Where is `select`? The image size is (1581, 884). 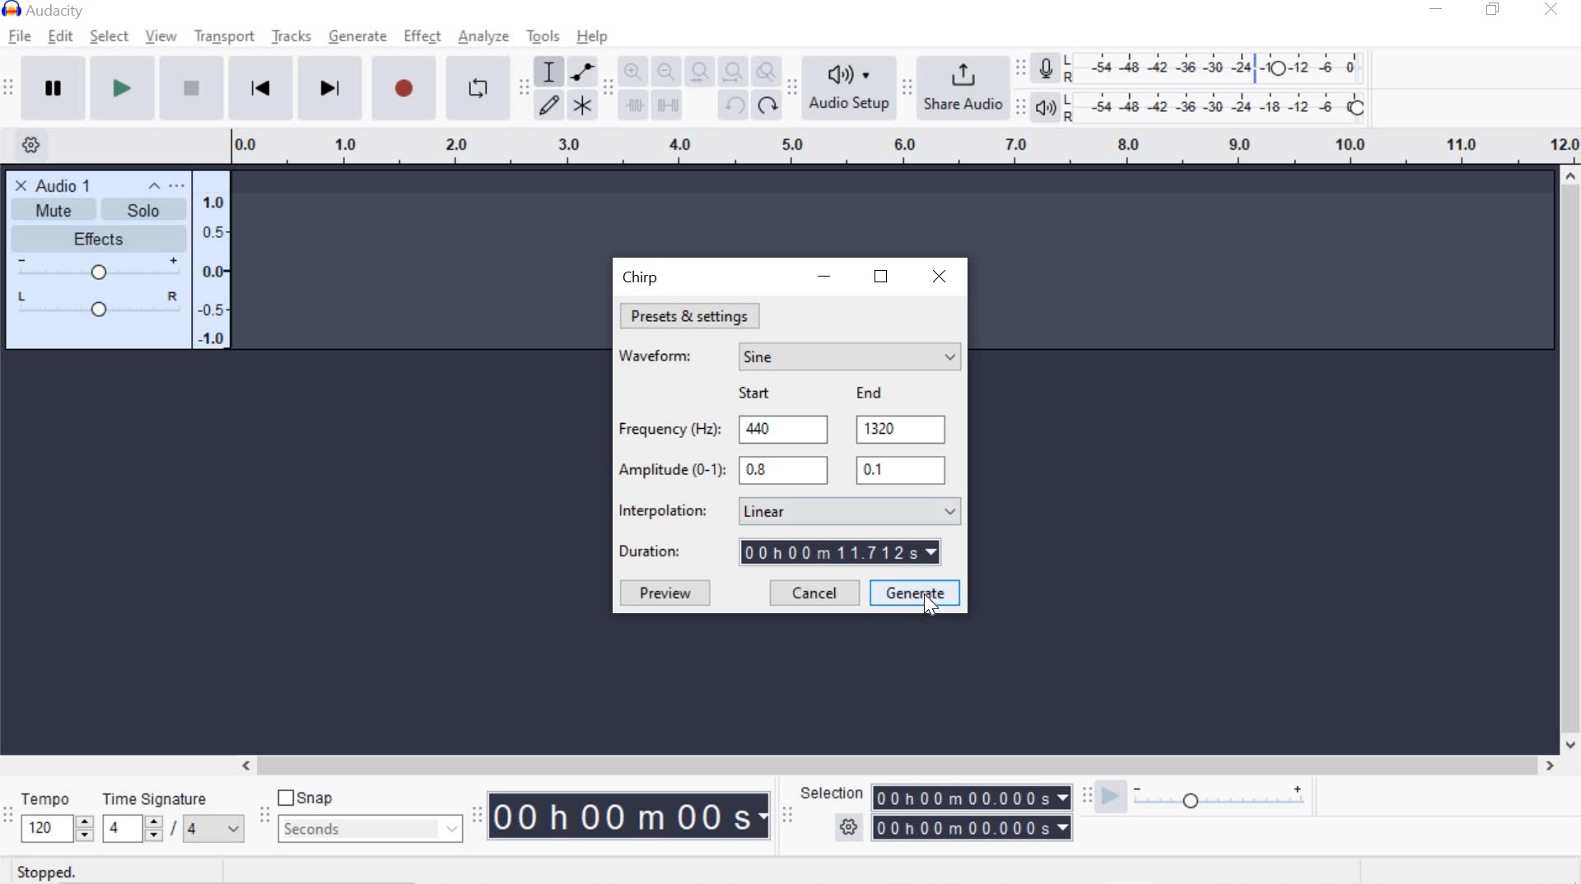 select is located at coordinates (110, 37).